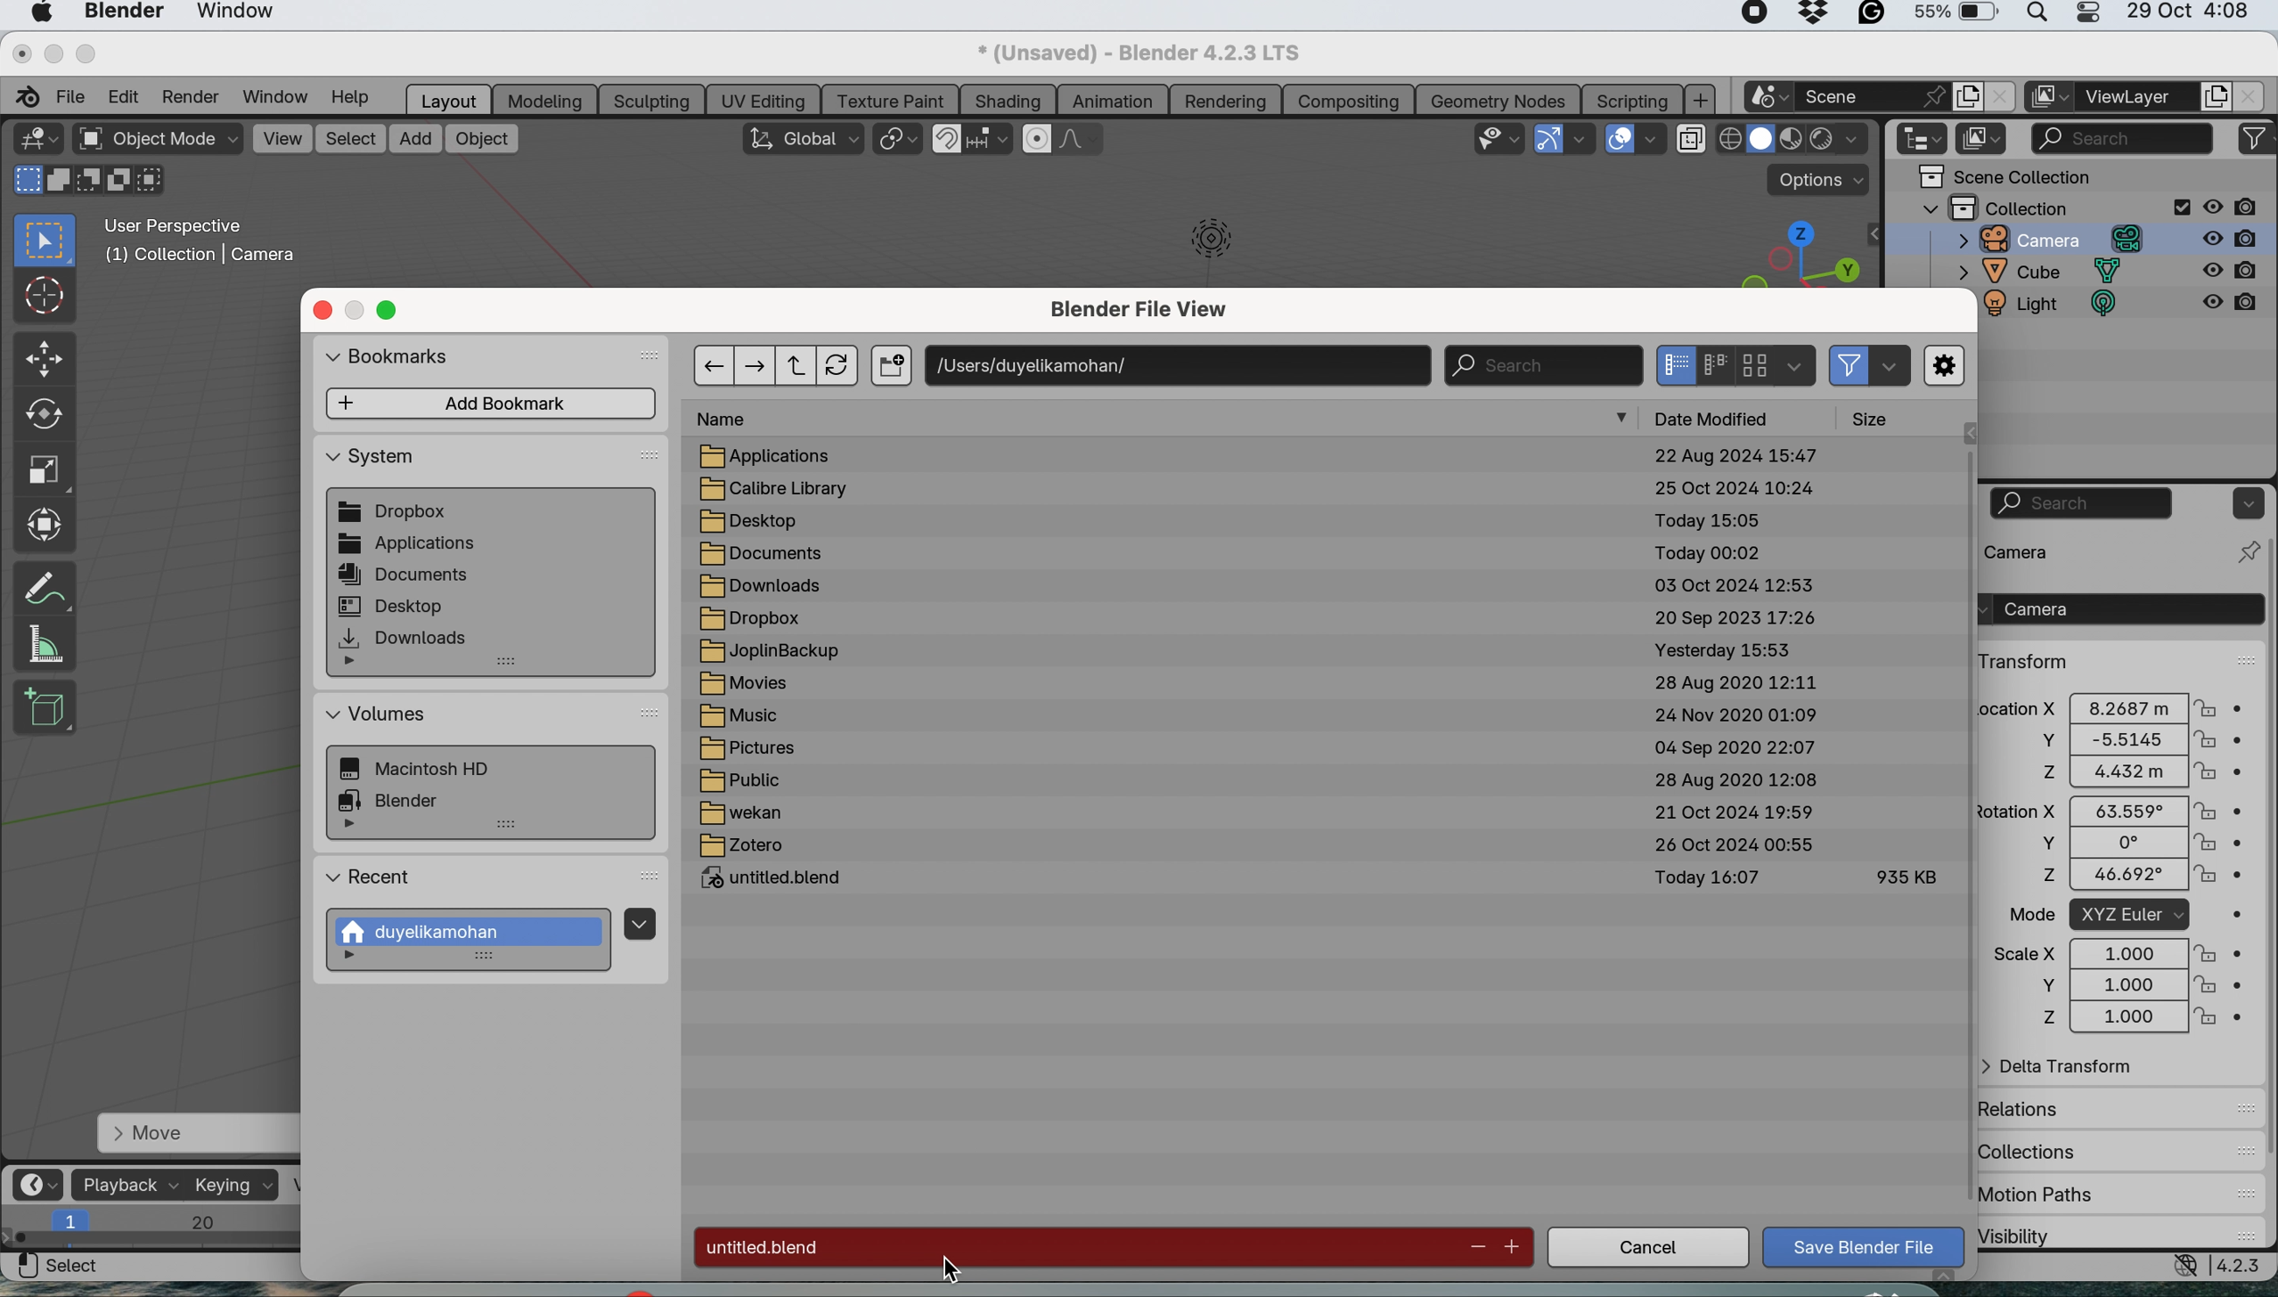 The image size is (2278, 1297). Describe the element at coordinates (1653, 143) in the screenshot. I see `overlays` at that location.